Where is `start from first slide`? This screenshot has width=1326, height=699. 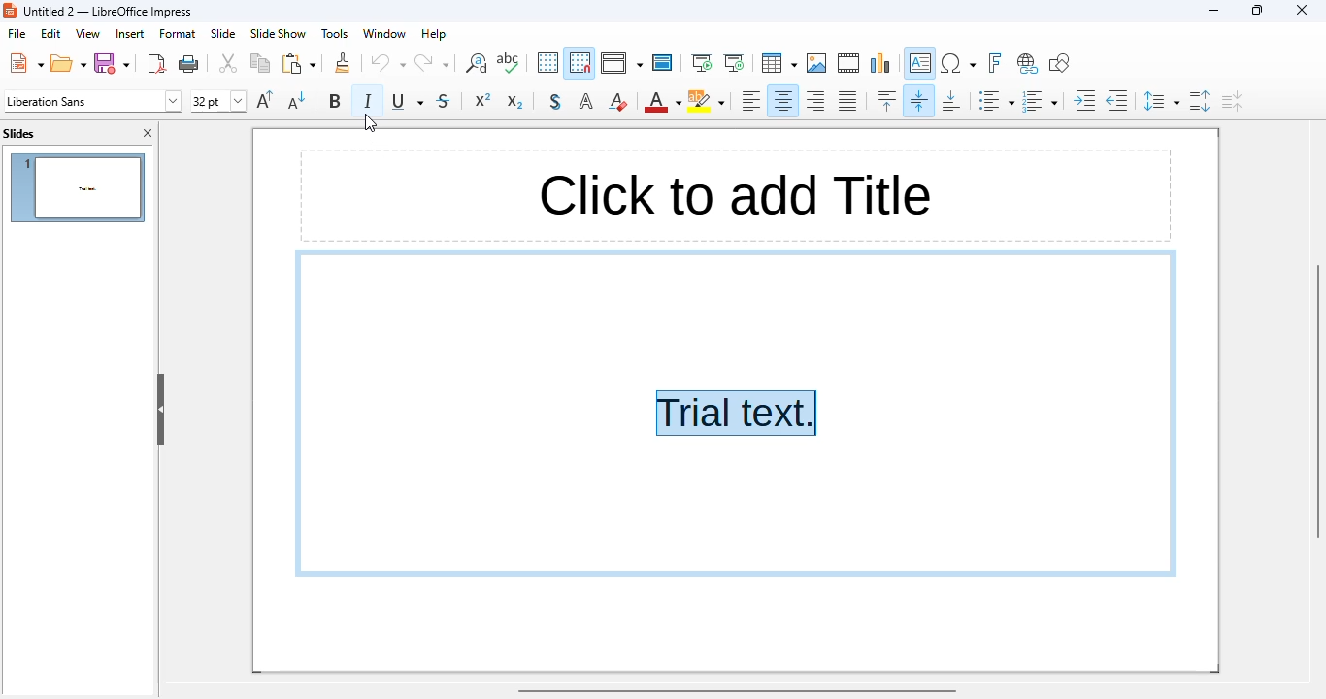 start from first slide is located at coordinates (703, 63).